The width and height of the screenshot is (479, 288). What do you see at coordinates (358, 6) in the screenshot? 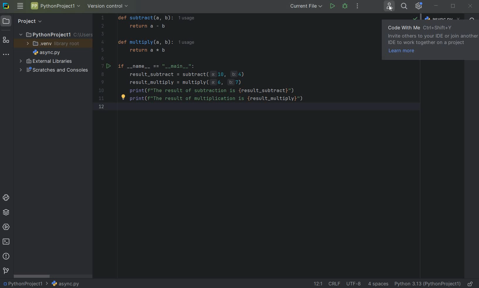
I see `MORE ACTIONS` at bounding box center [358, 6].